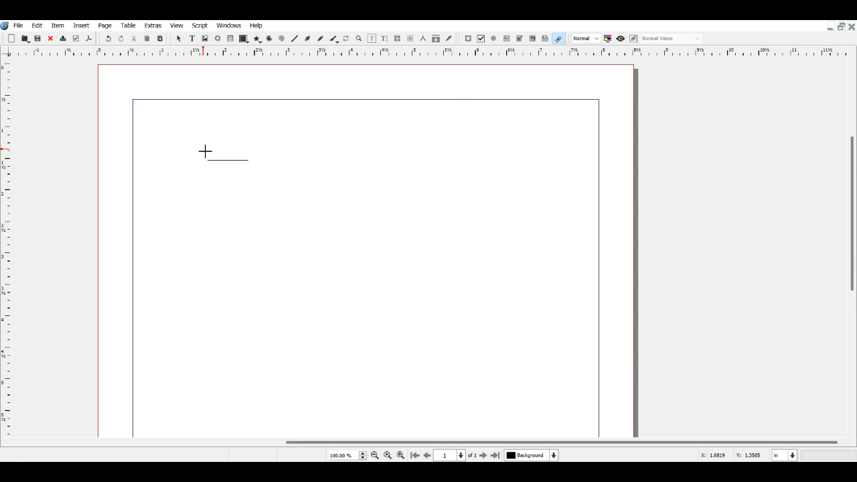 This screenshot has height=482, width=857. What do you see at coordinates (134, 38) in the screenshot?
I see `Cut` at bounding box center [134, 38].